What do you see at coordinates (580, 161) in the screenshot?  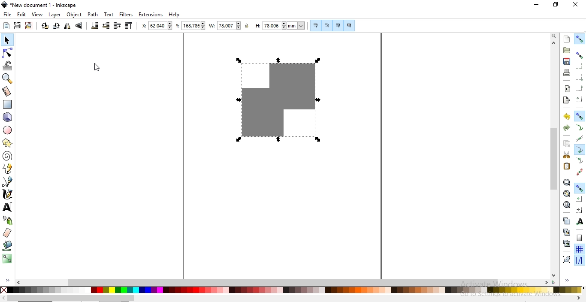 I see `snap smooth nodes` at bounding box center [580, 161].